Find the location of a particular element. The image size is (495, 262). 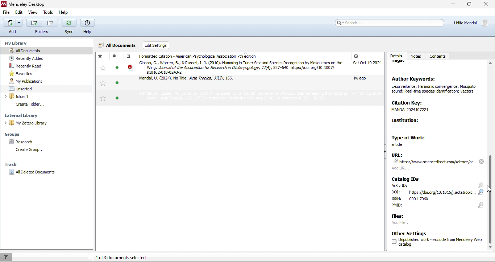

folder1 is located at coordinates (36, 97).